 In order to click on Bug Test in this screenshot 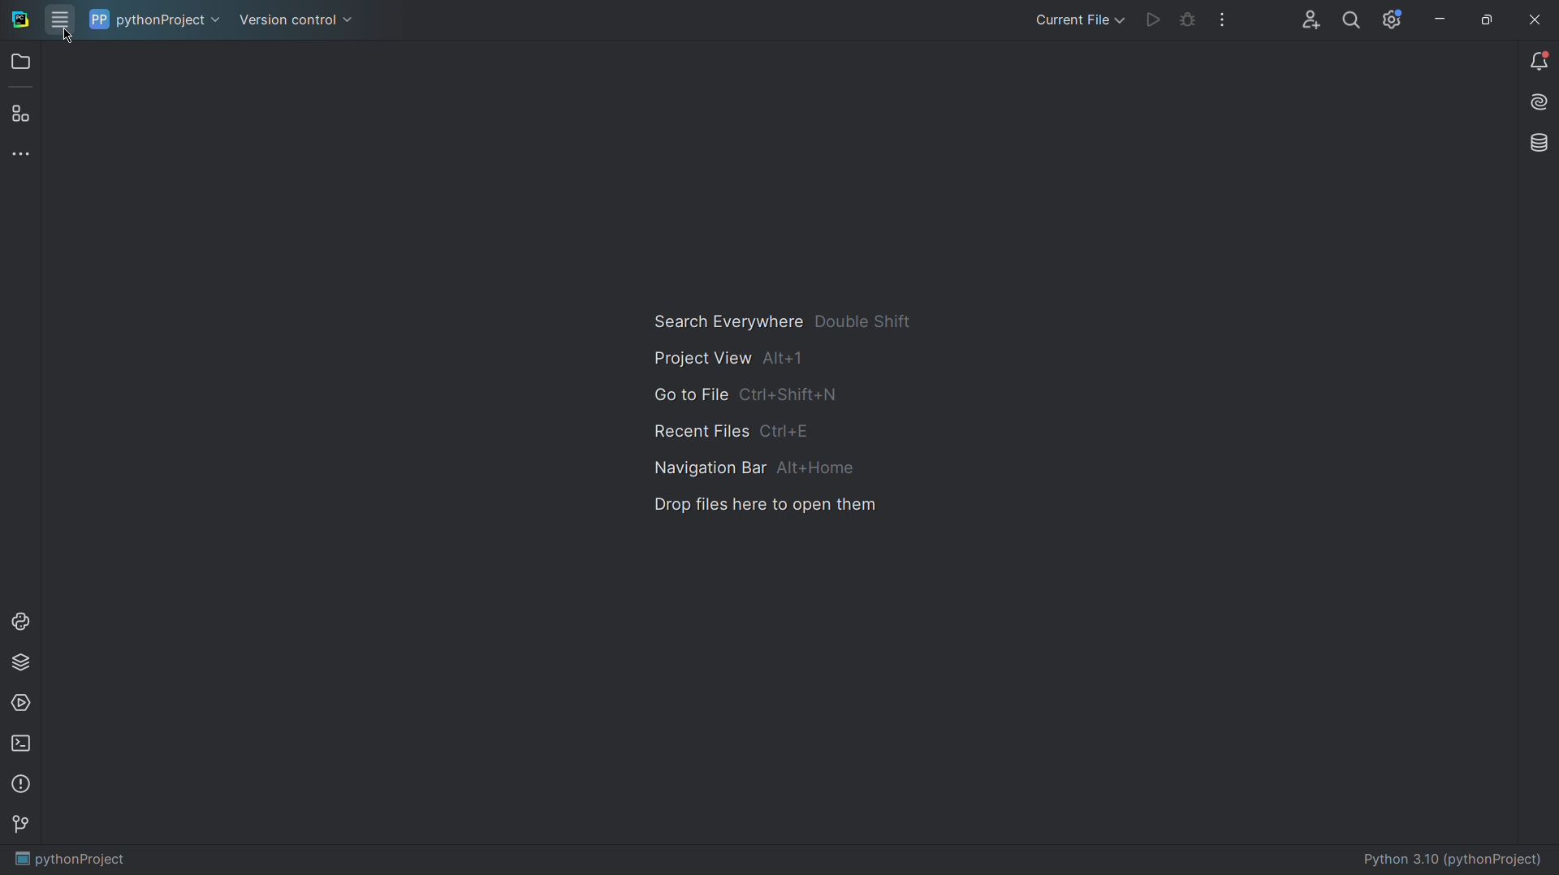, I will do `click(1190, 23)`.